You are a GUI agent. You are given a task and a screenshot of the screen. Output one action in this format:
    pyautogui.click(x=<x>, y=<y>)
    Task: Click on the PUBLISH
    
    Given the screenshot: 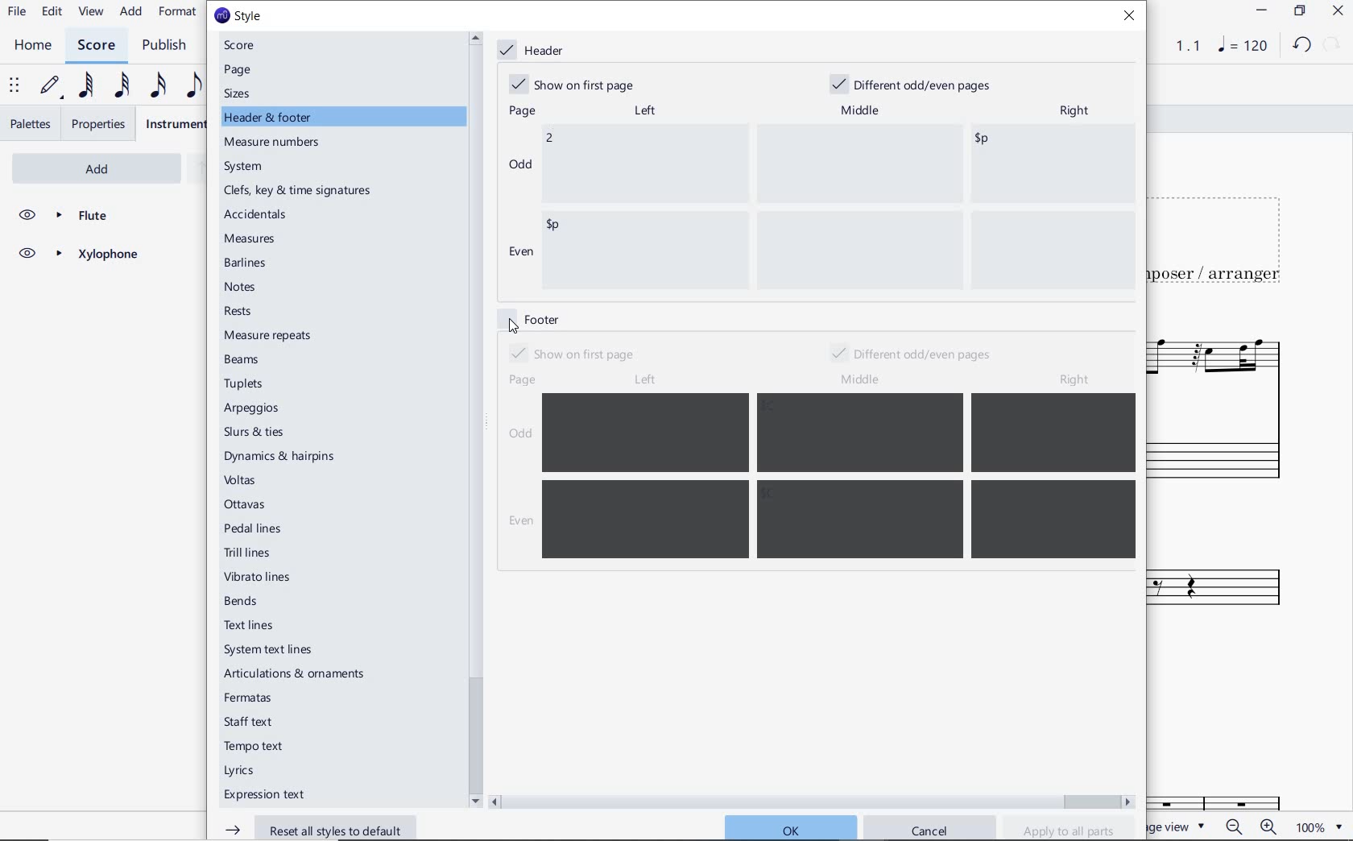 What is the action you would take?
    pyautogui.click(x=168, y=46)
    